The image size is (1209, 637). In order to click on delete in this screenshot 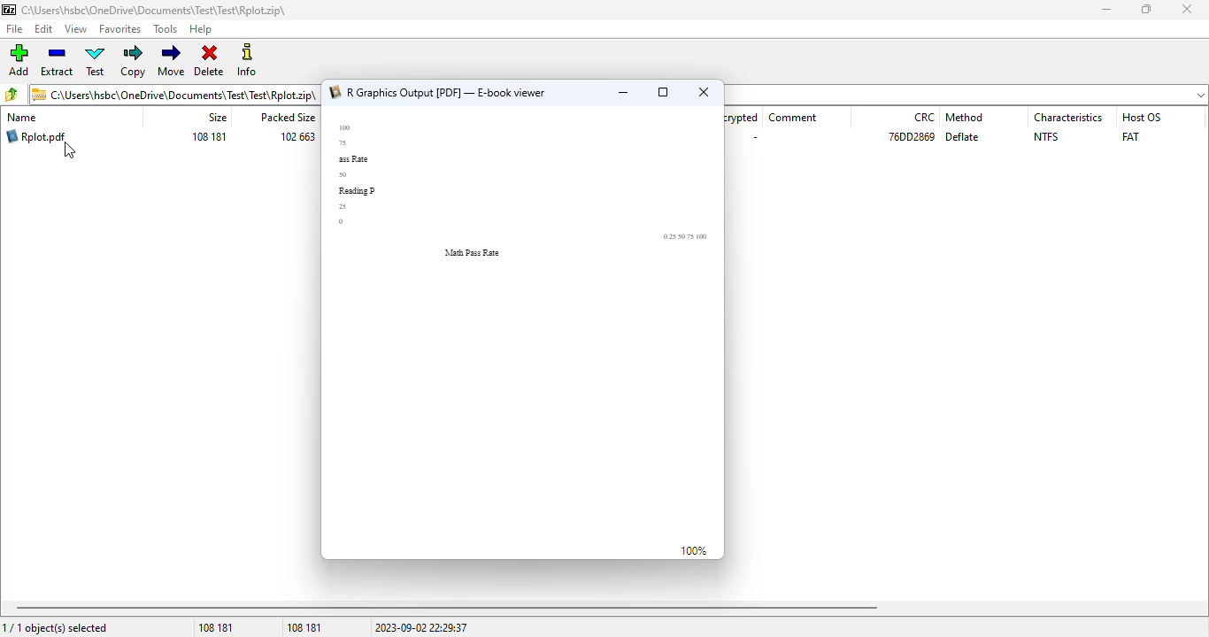, I will do `click(209, 58)`.